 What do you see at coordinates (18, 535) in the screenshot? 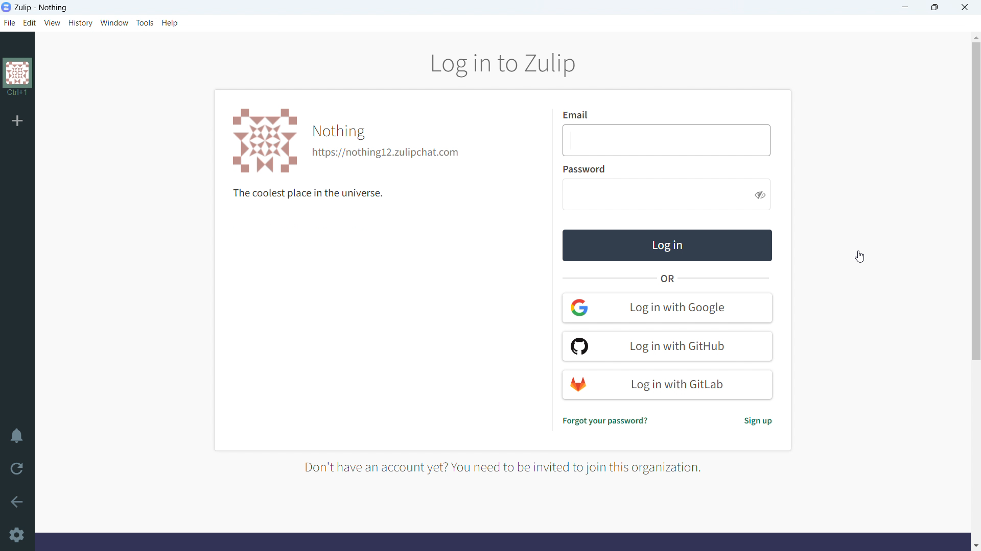
I see `settings` at bounding box center [18, 535].